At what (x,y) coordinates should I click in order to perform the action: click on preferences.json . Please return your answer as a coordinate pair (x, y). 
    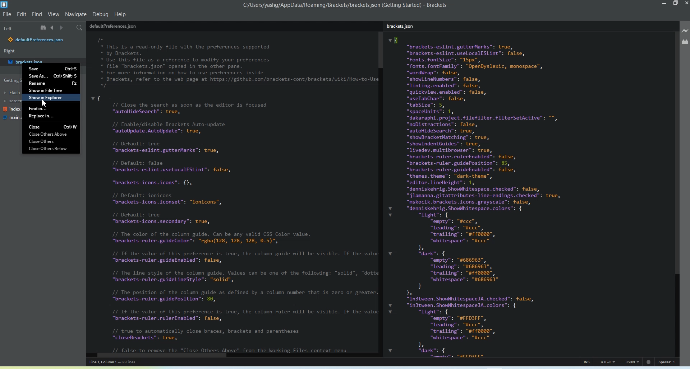
    Looking at the image, I should click on (114, 27).